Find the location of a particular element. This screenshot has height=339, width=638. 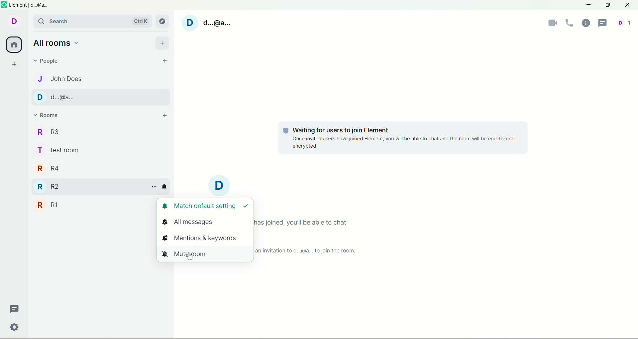

search is located at coordinates (91, 21).